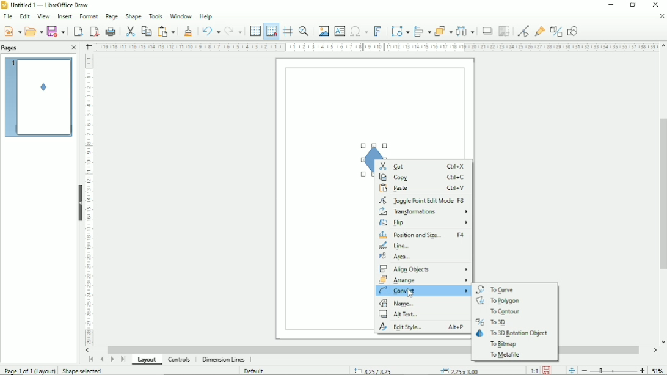  Describe the element at coordinates (189, 30) in the screenshot. I see `Clone formatting` at that location.